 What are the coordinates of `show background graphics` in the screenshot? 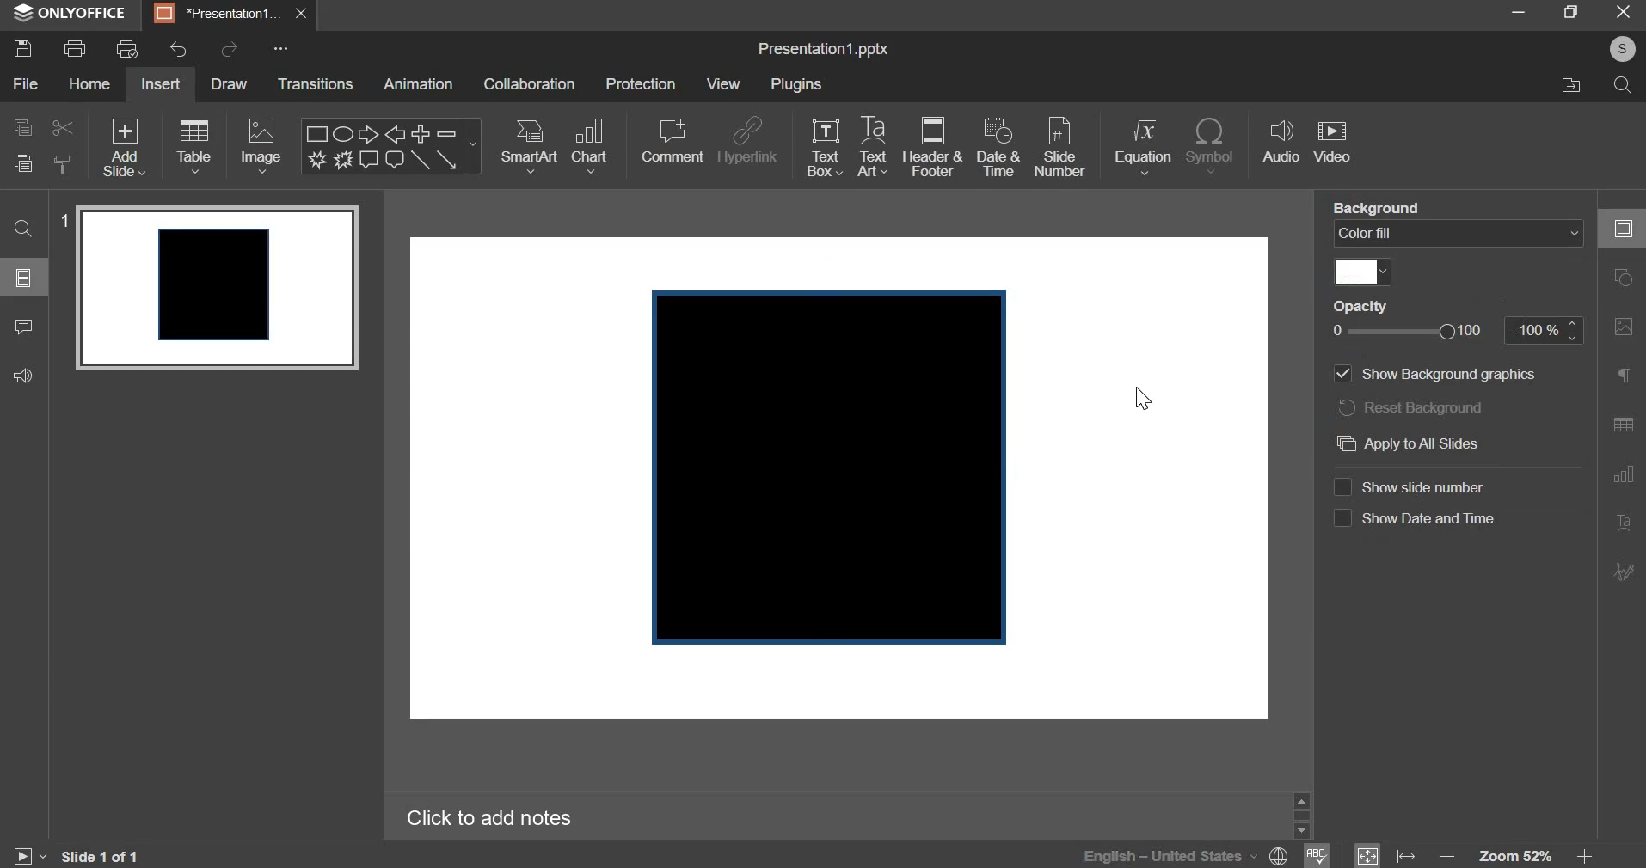 It's located at (1434, 373).